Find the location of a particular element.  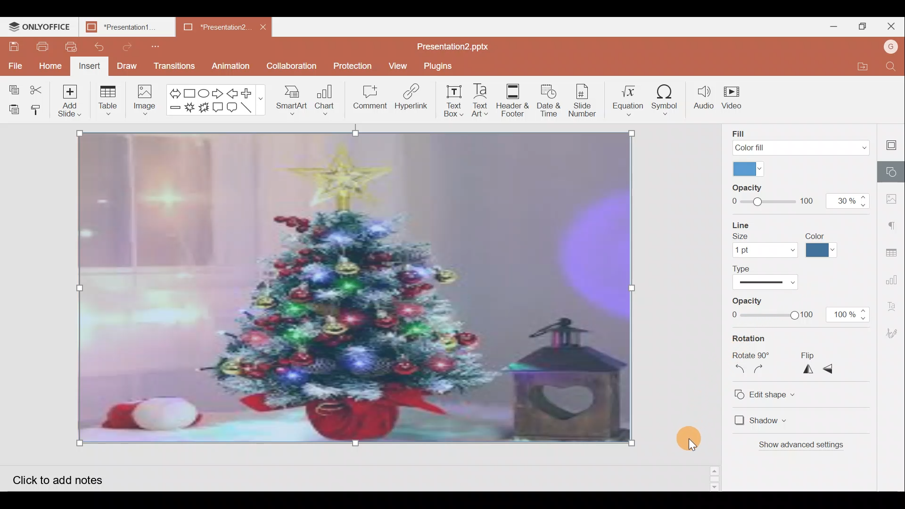

Print file is located at coordinates (39, 47).